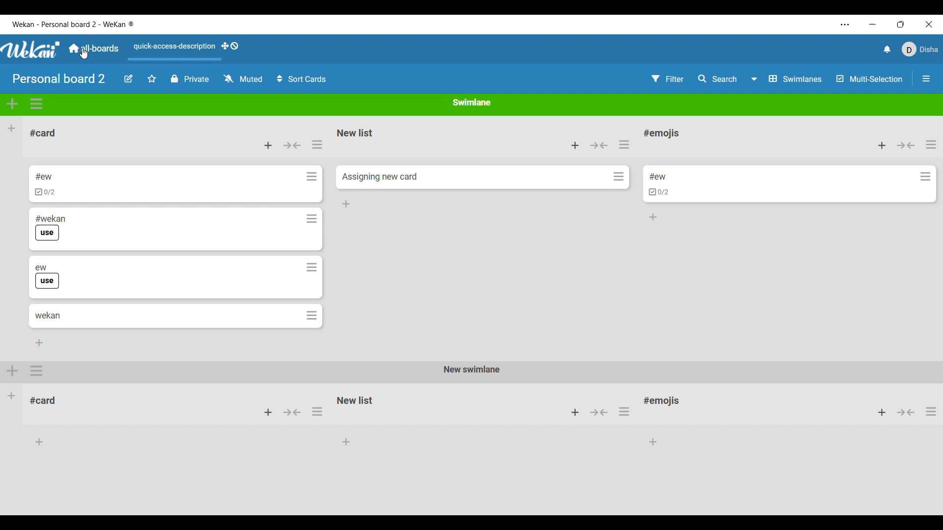 Image resolution: width=943 pixels, height=530 pixels. What do you see at coordinates (920, 50) in the screenshot?
I see `Current account ` at bounding box center [920, 50].